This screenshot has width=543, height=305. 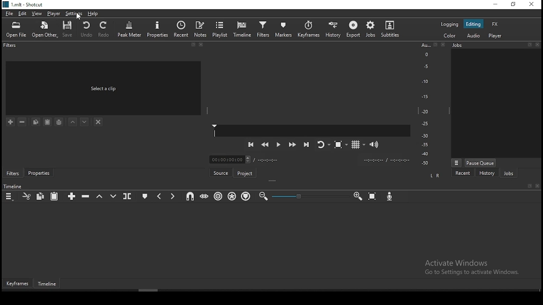 What do you see at coordinates (390, 197) in the screenshot?
I see `record audio` at bounding box center [390, 197].